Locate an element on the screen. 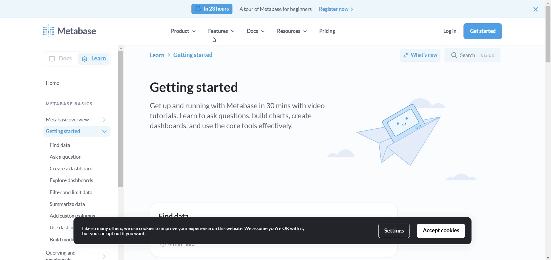 The width and height of the screenshot is (551, 260). add custom is located at coordinates (73, 216).